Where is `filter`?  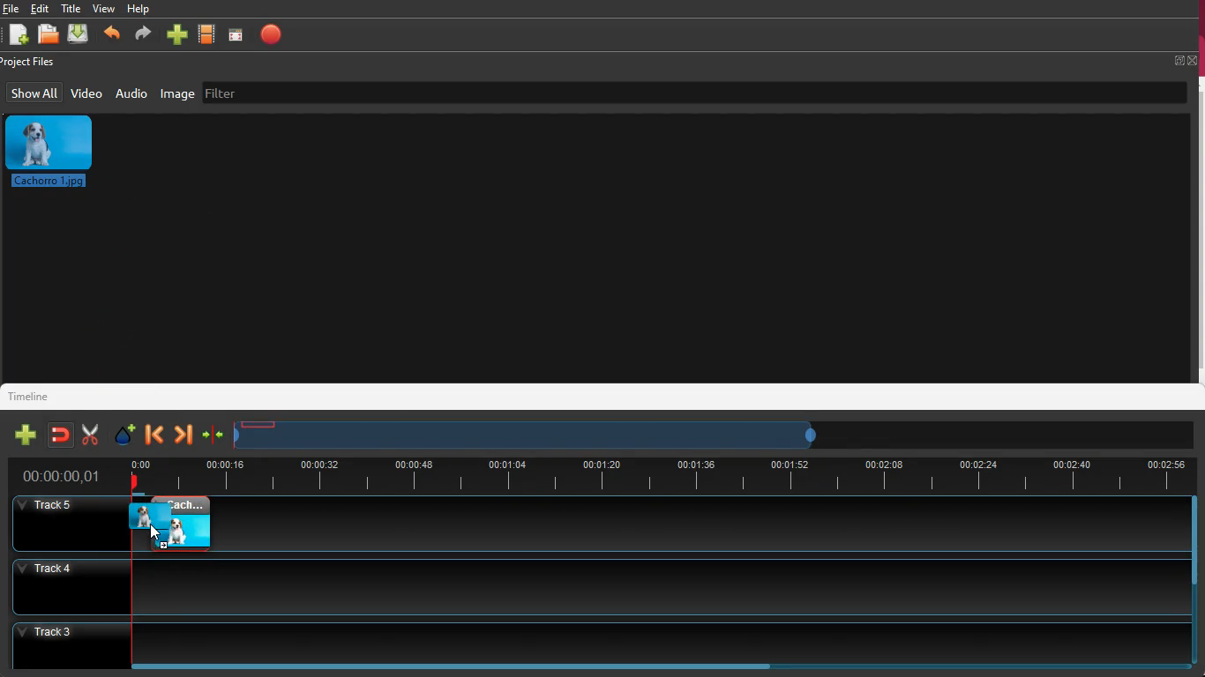
filter is located at coordinates (317, 91).